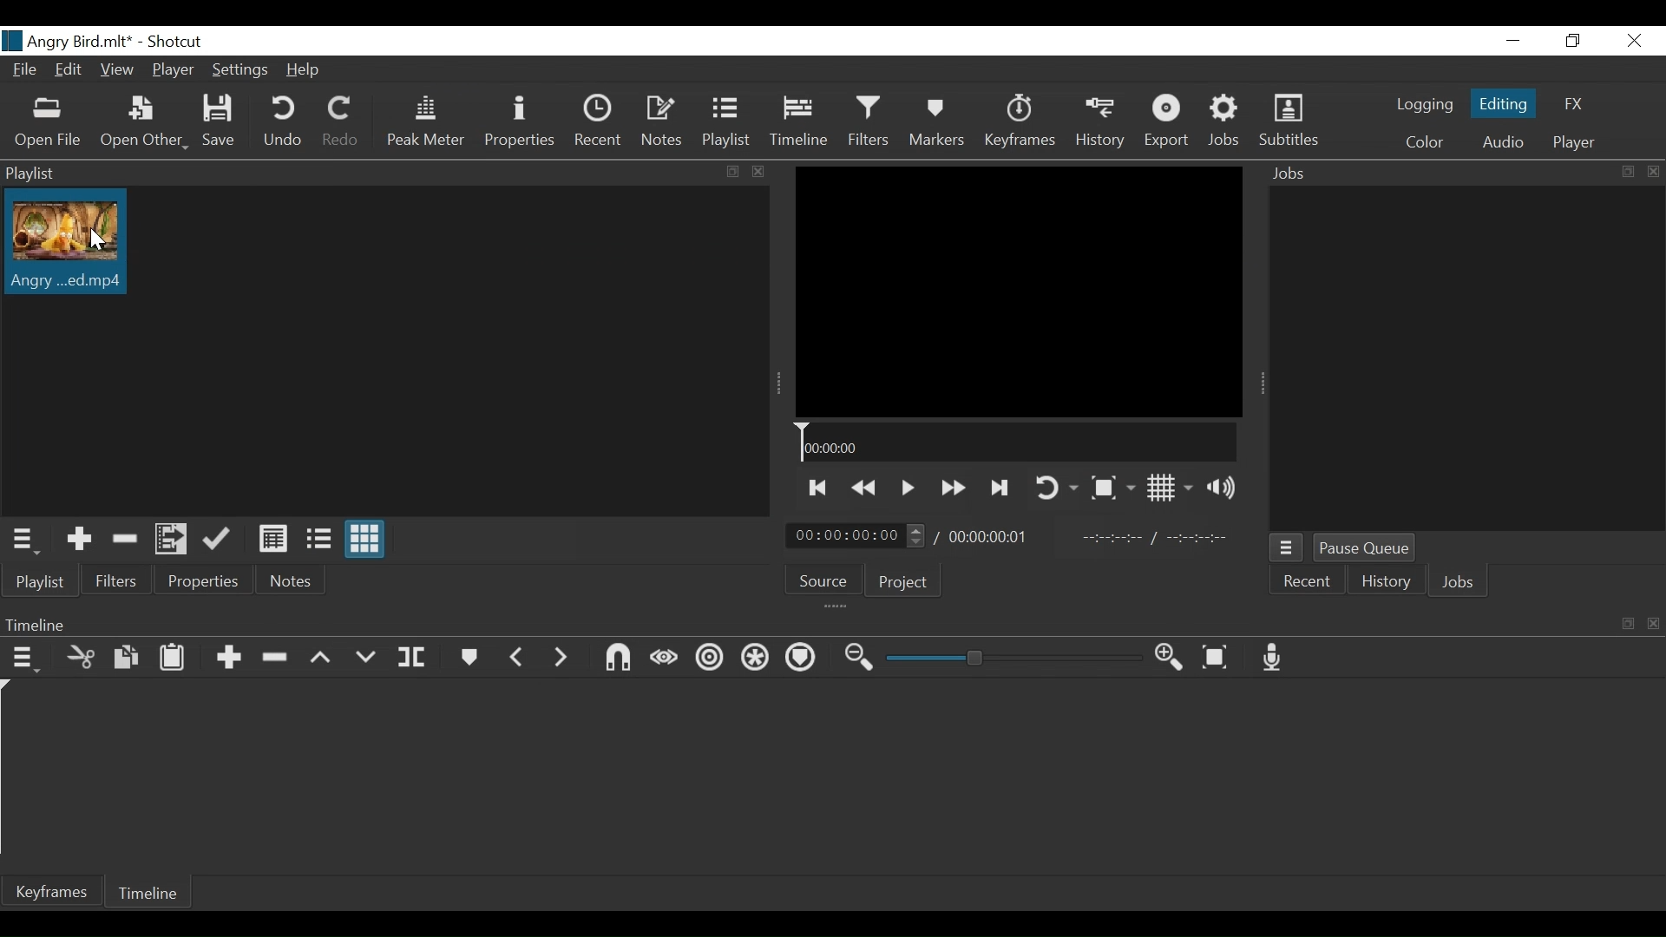 The image size is (1666, 937). Describe the element at coordinates (753, 659) in the screenshot. I see `Ripple all tracks` at that location.